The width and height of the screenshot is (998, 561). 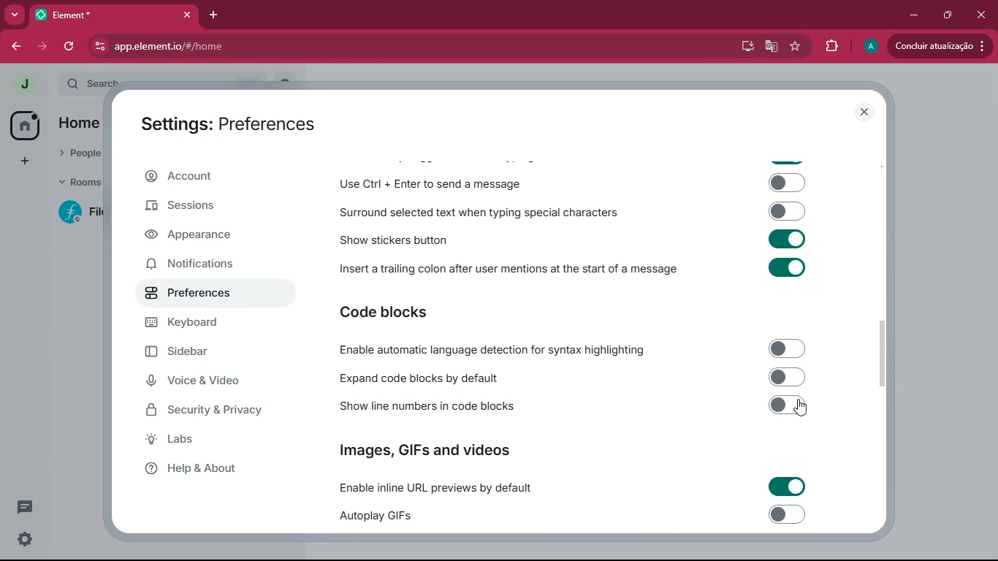 What do you see at coordinates (804, 409) in the screenshot?
I see `cursor ` at bounding box center [804, 409].